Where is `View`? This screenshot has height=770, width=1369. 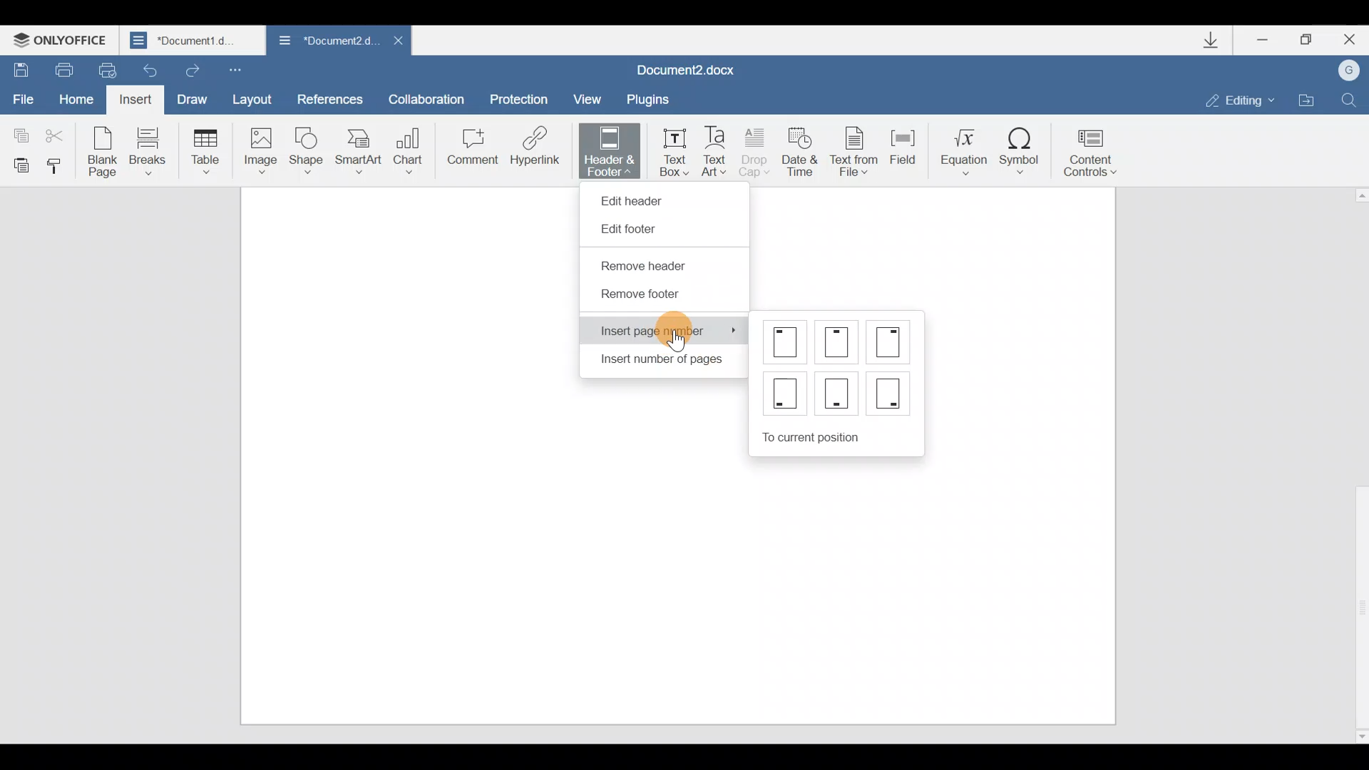 View is located at coordinates (590, 96).